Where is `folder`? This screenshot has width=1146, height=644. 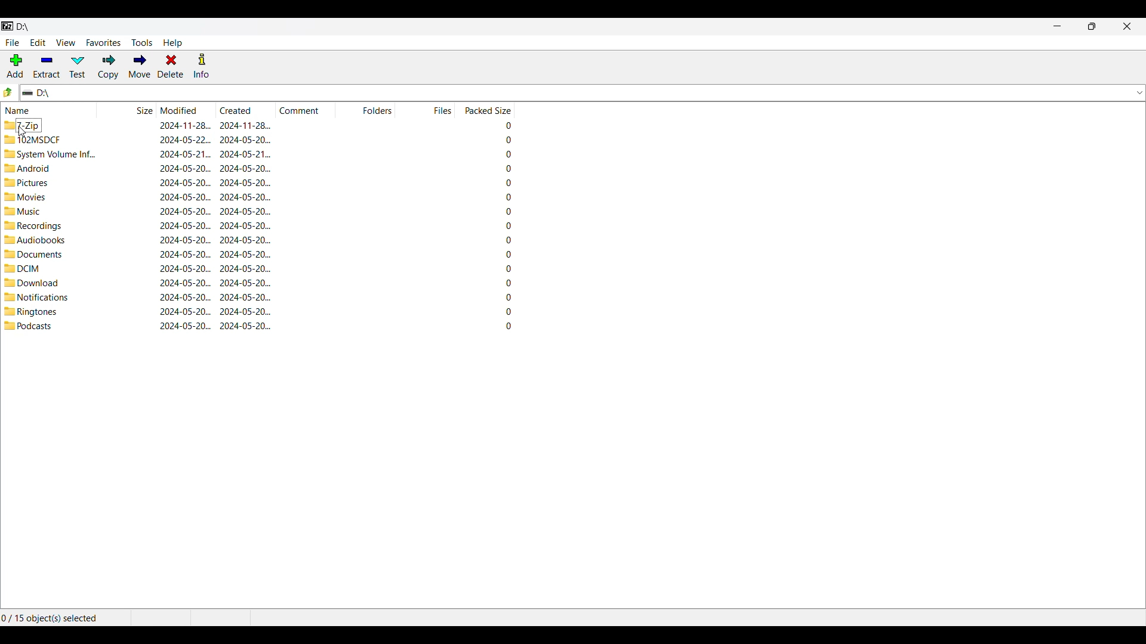
folder is located at coordinates (32, 255).